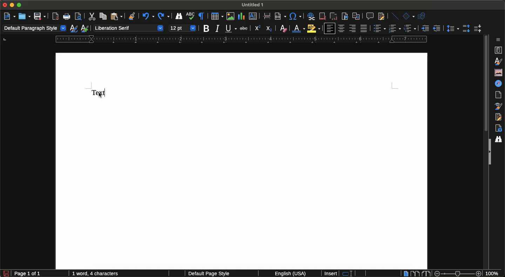  I want to click on Redo, so click(163, 16).